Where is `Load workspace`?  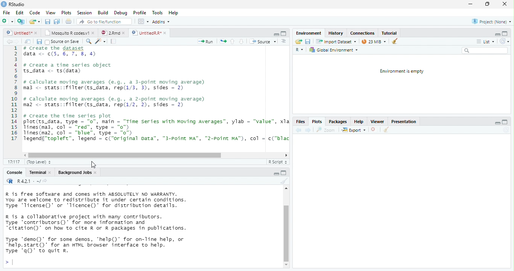
Load workspace is located at coordinates (298, 42).